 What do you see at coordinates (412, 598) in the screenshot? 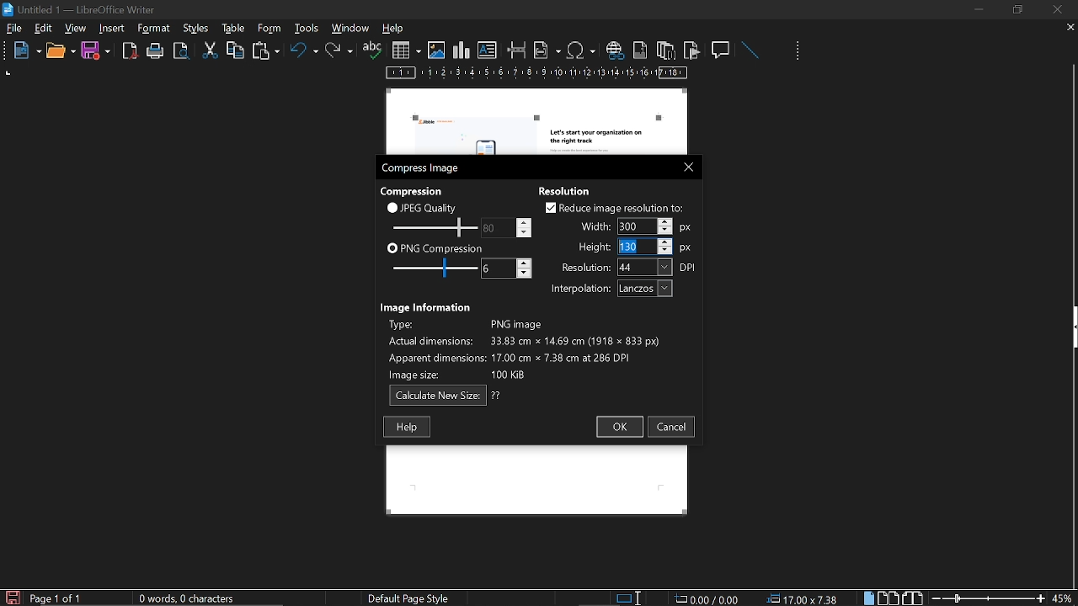
I see `page style` at bounding box center [412, 598].